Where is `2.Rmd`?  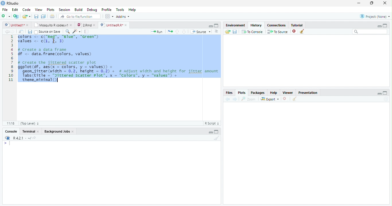 2.Rmd is located at coordinates (84, 25).